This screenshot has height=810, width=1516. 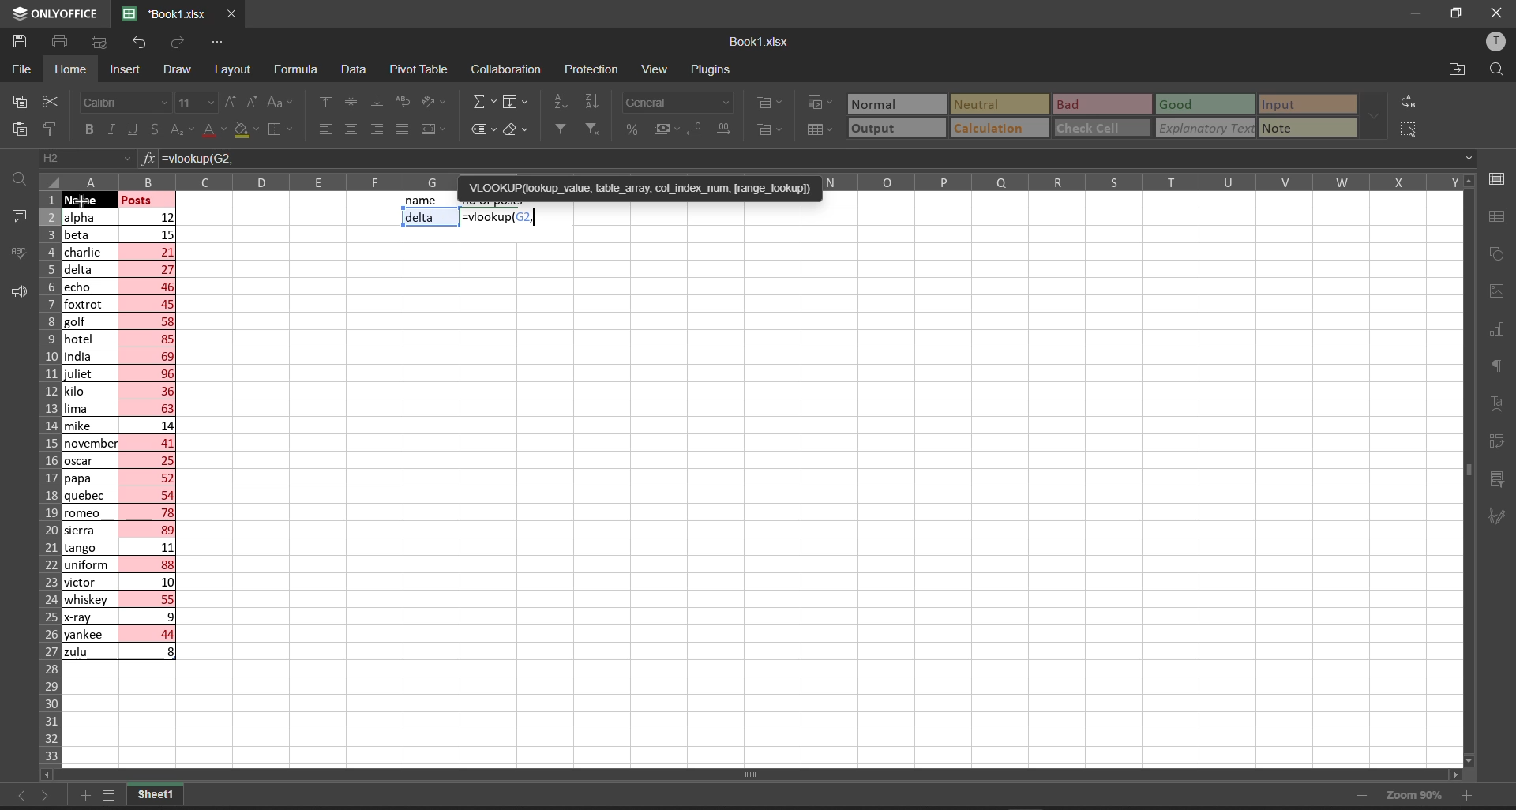 I want to click on italic, so click(x=110, y=129).